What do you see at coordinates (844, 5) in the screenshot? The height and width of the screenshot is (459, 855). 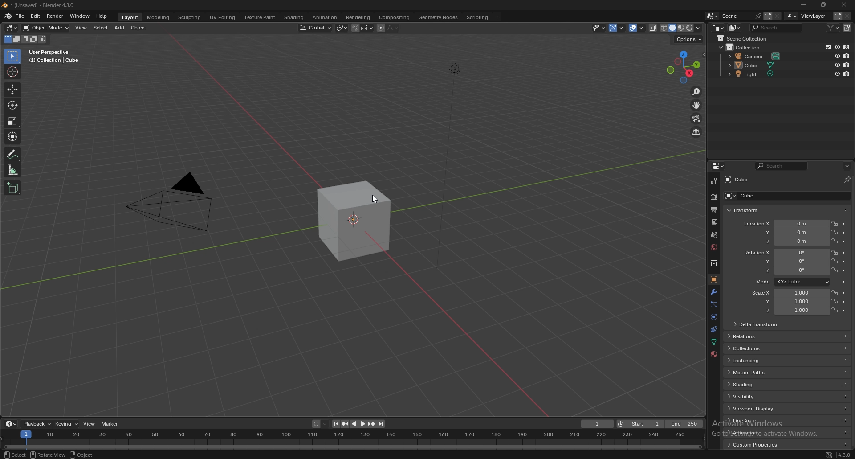 I see `close` at bounding box center [844, 5].